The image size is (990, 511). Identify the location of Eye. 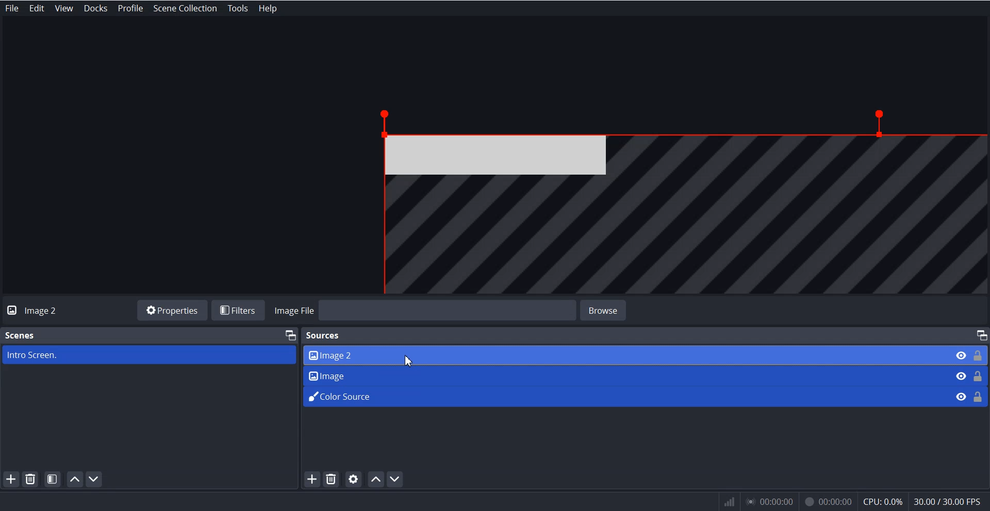
(960, 376).